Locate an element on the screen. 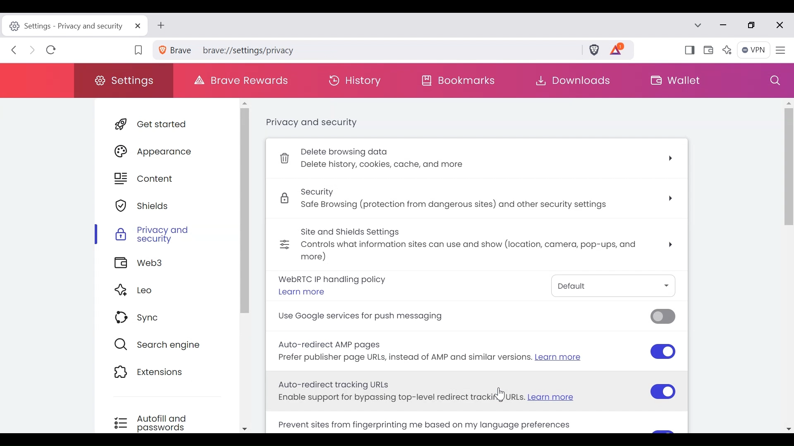 The width and height of the screenshot is (794, 446). Cursor is located at coordinates (500, 396).